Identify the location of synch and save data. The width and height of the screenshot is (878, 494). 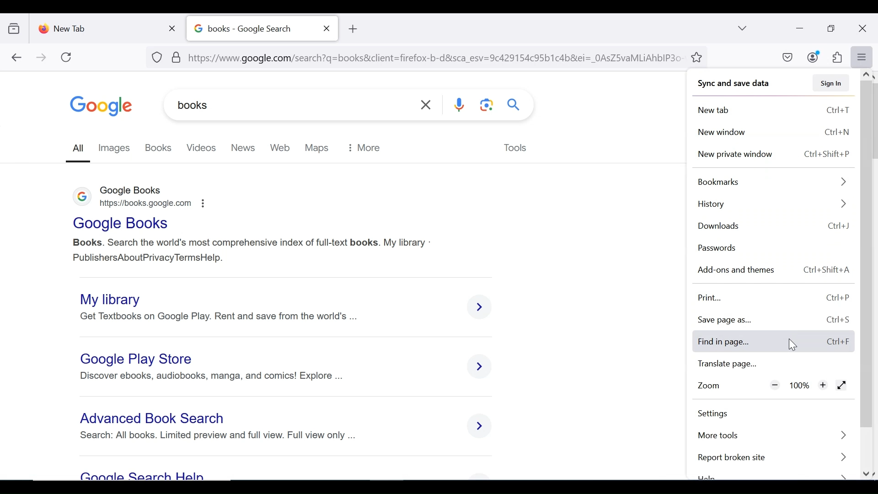
(731, 84).